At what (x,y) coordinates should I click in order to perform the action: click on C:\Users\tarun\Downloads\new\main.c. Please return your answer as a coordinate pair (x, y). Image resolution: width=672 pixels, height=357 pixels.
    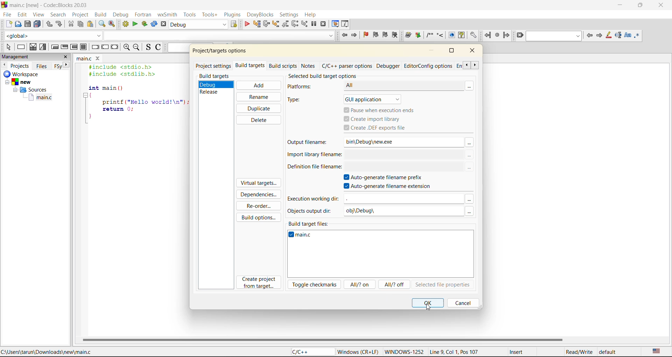
    Looking at the image, I should click on (48, 352).